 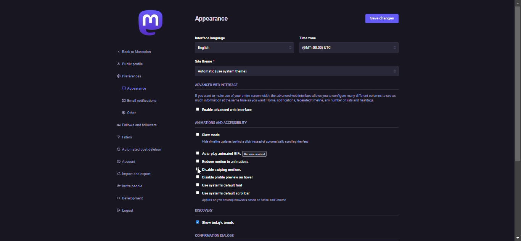 I want to click on time zone, so click(x=309, y=37).